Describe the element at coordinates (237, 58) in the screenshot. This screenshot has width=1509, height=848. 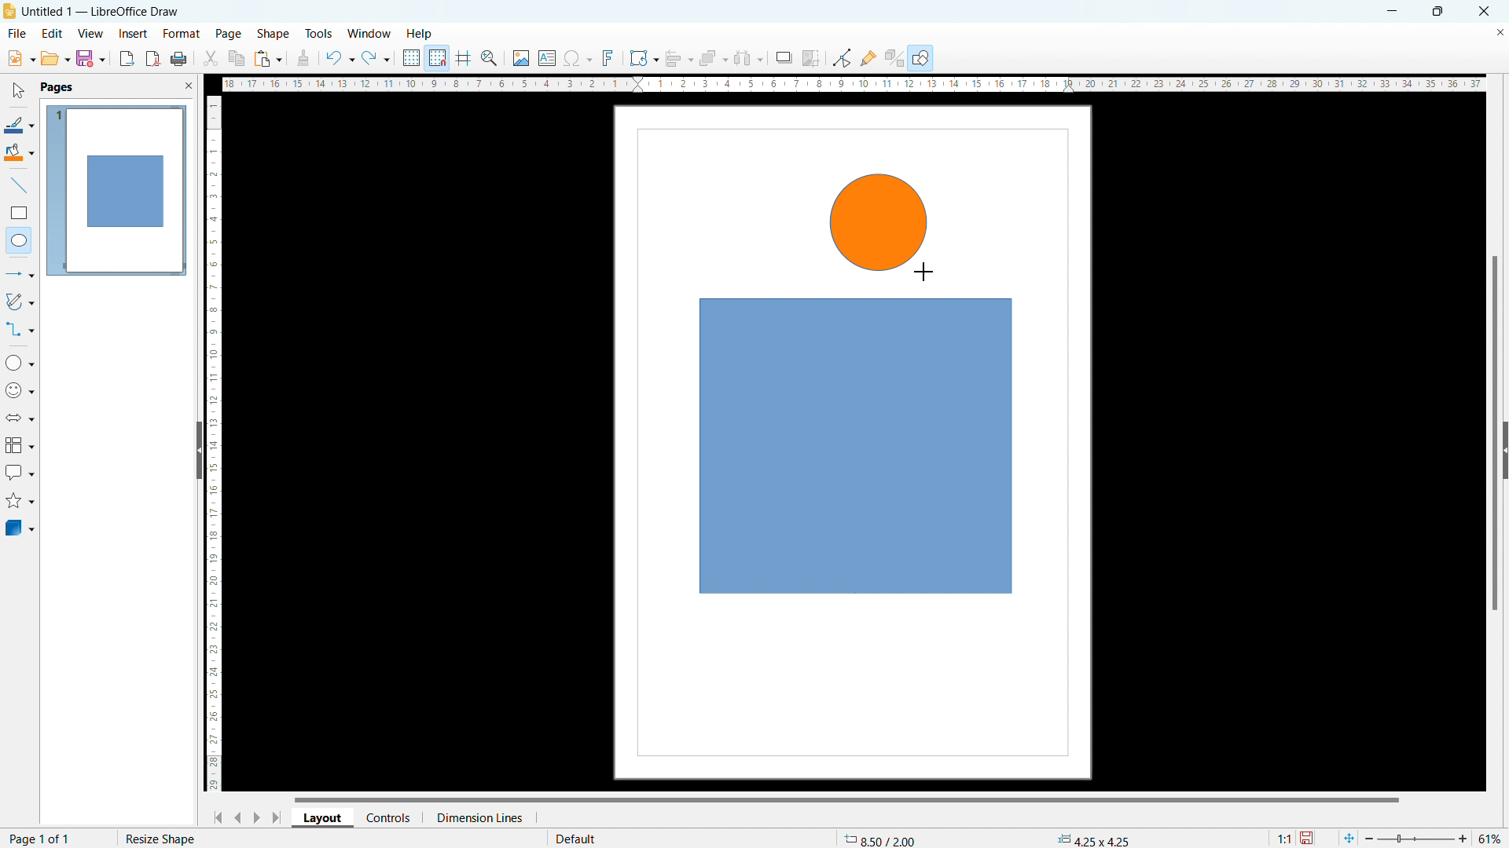
I see `copy` at that location.